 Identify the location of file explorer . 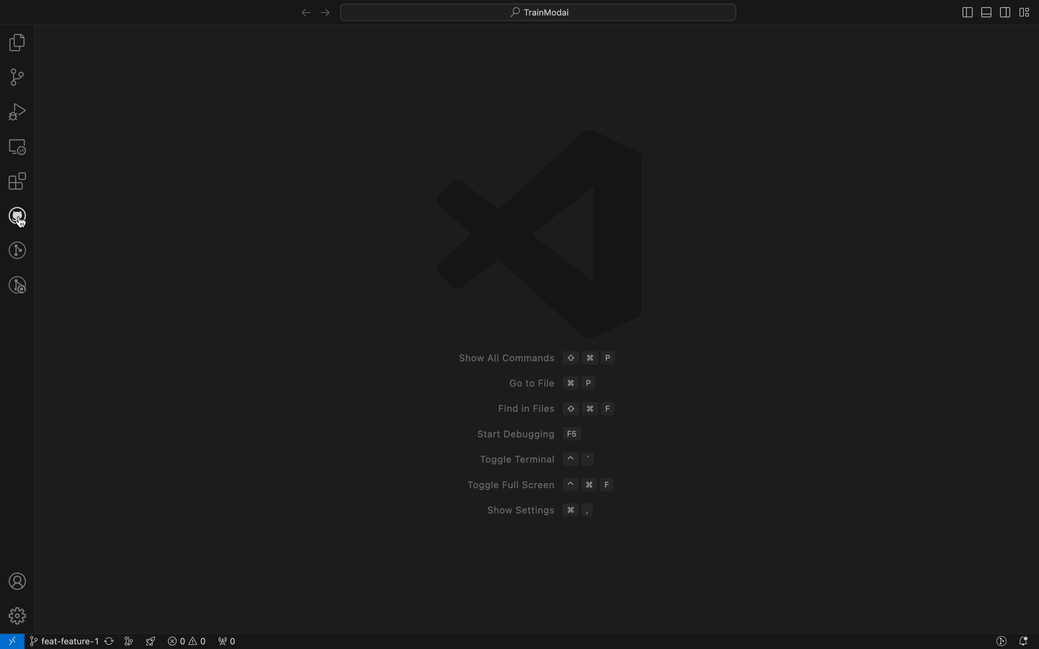
(17, 44).